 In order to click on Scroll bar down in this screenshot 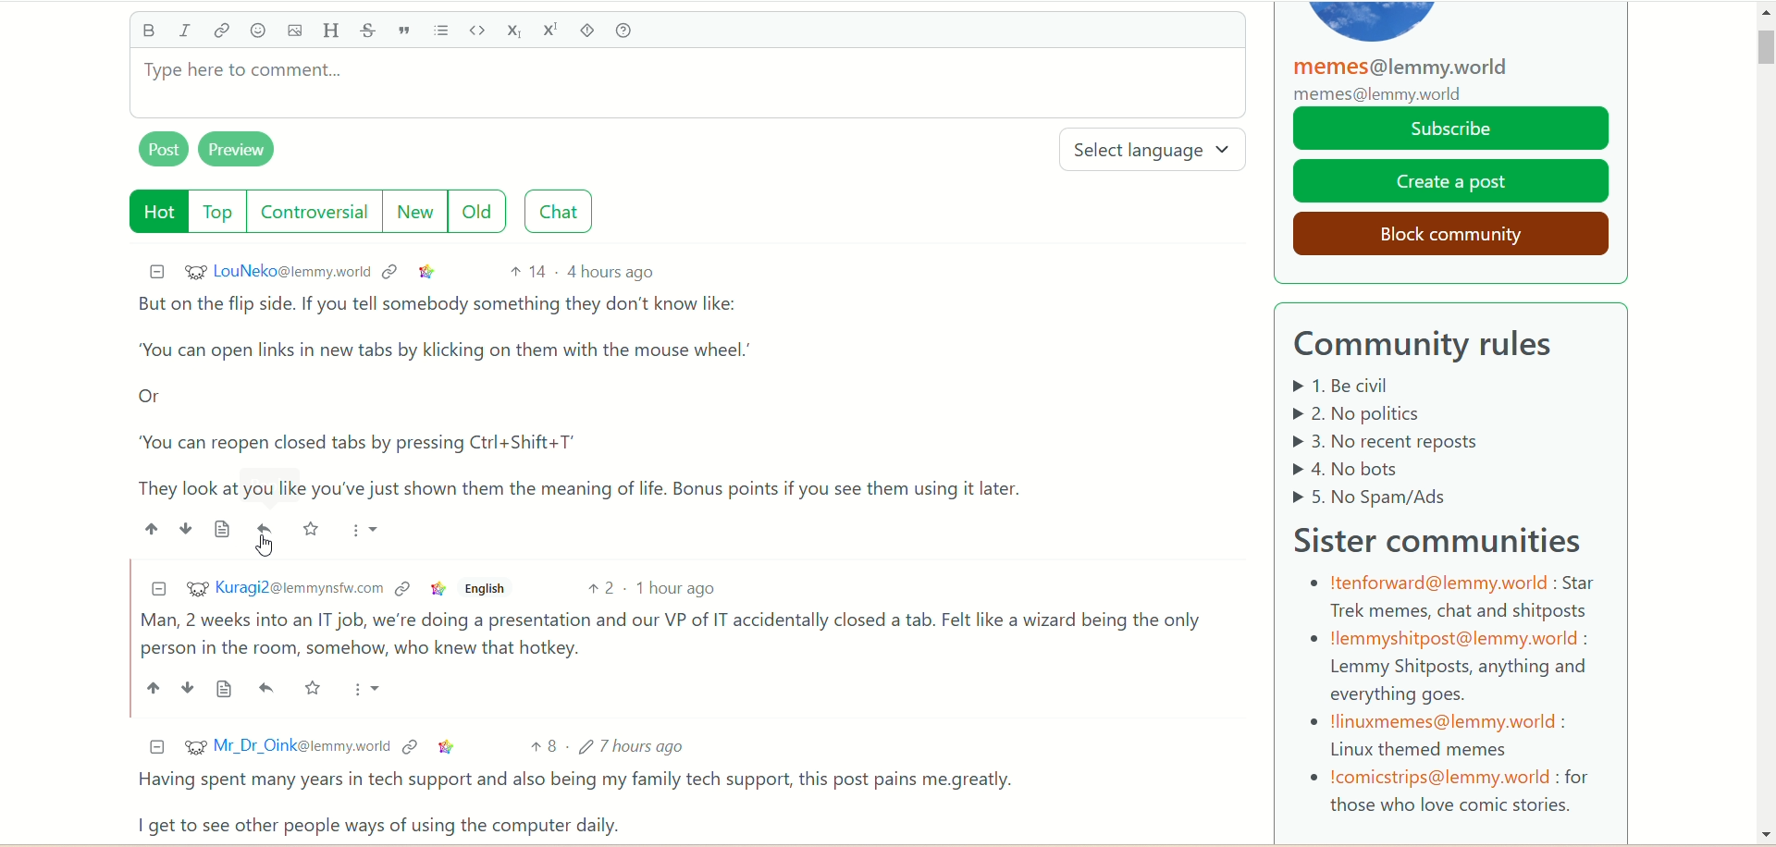, I will do `click(1763, 834)`.